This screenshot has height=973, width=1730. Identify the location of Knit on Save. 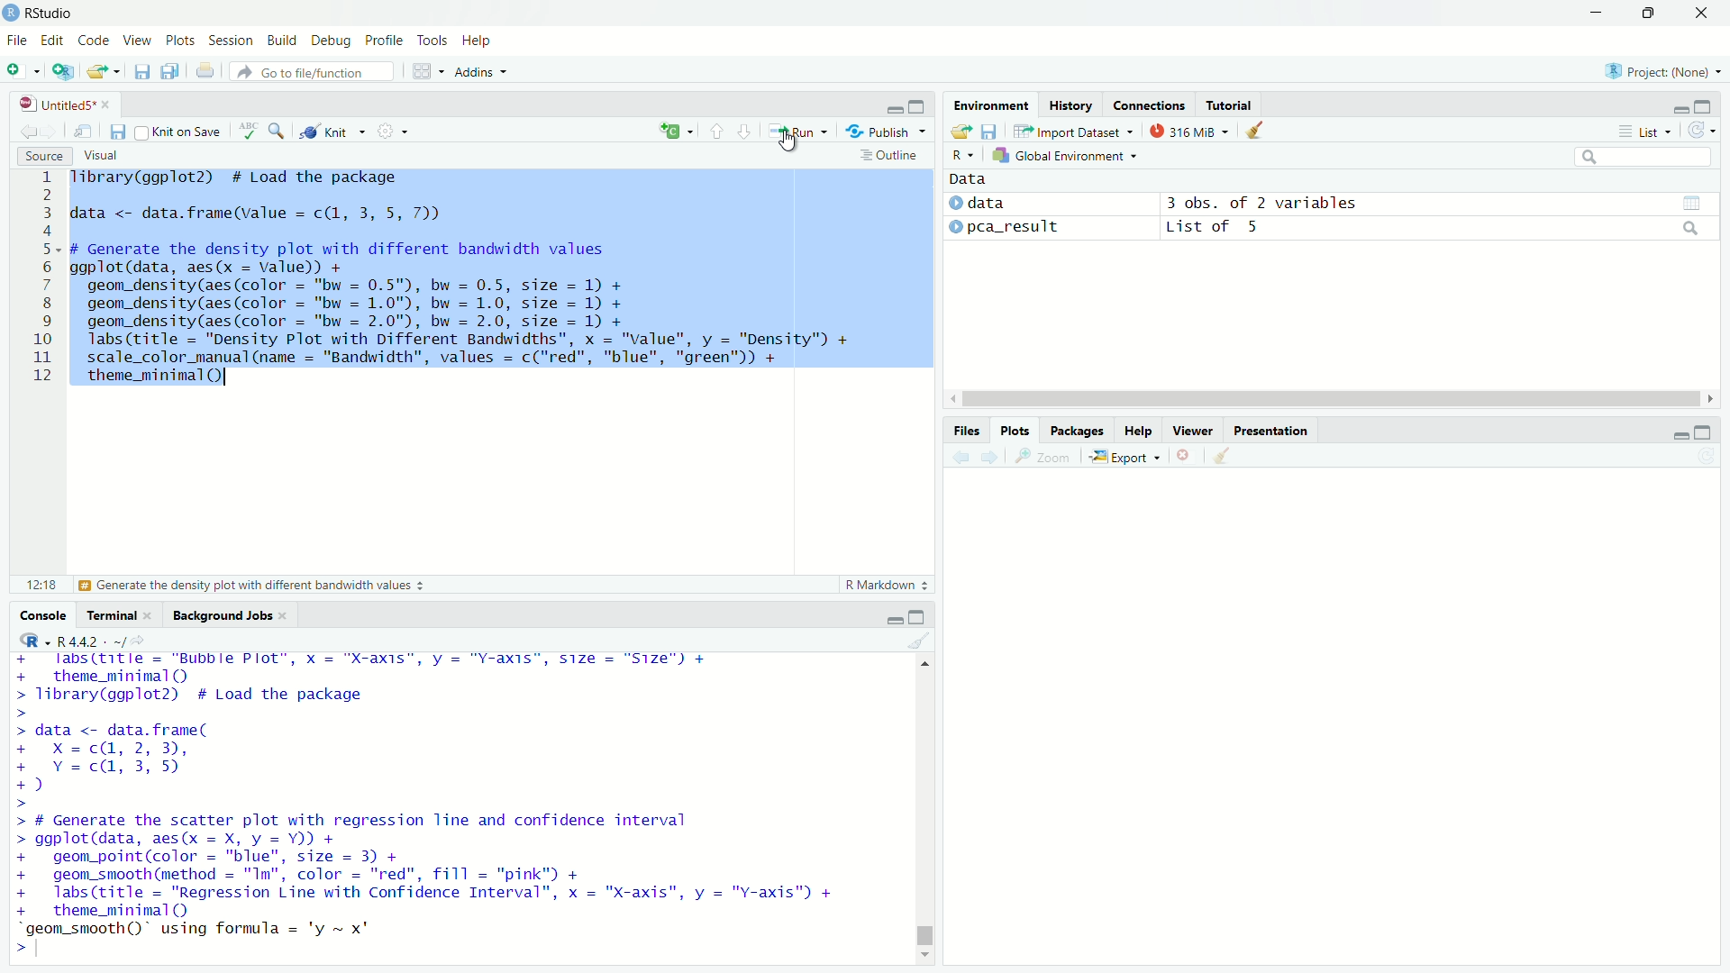
(181, 132).